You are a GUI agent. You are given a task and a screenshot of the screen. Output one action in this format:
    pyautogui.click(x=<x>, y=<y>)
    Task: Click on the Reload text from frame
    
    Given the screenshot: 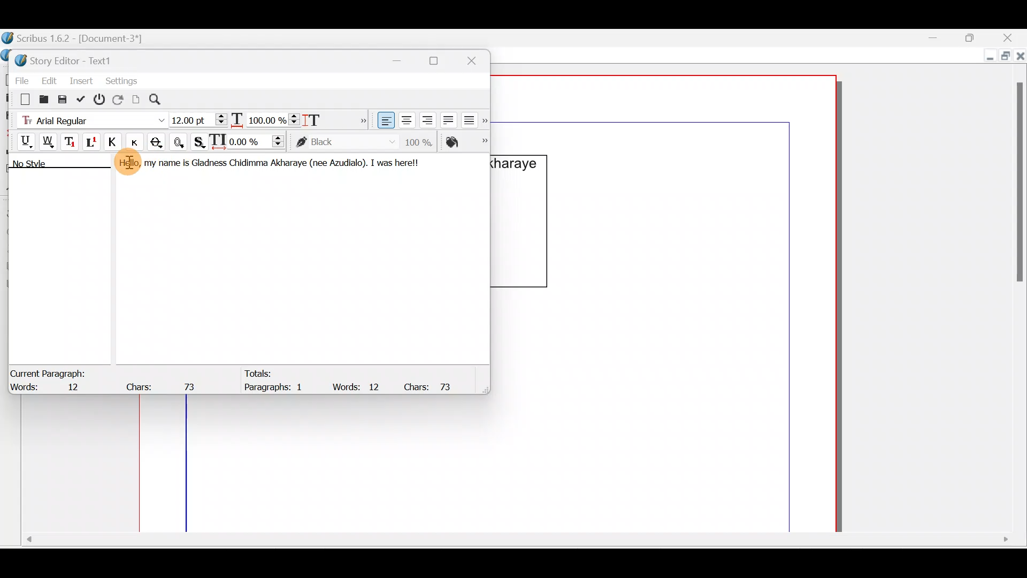 What is the action you would take?
    pyautogui.click(x=119, y=98)
    